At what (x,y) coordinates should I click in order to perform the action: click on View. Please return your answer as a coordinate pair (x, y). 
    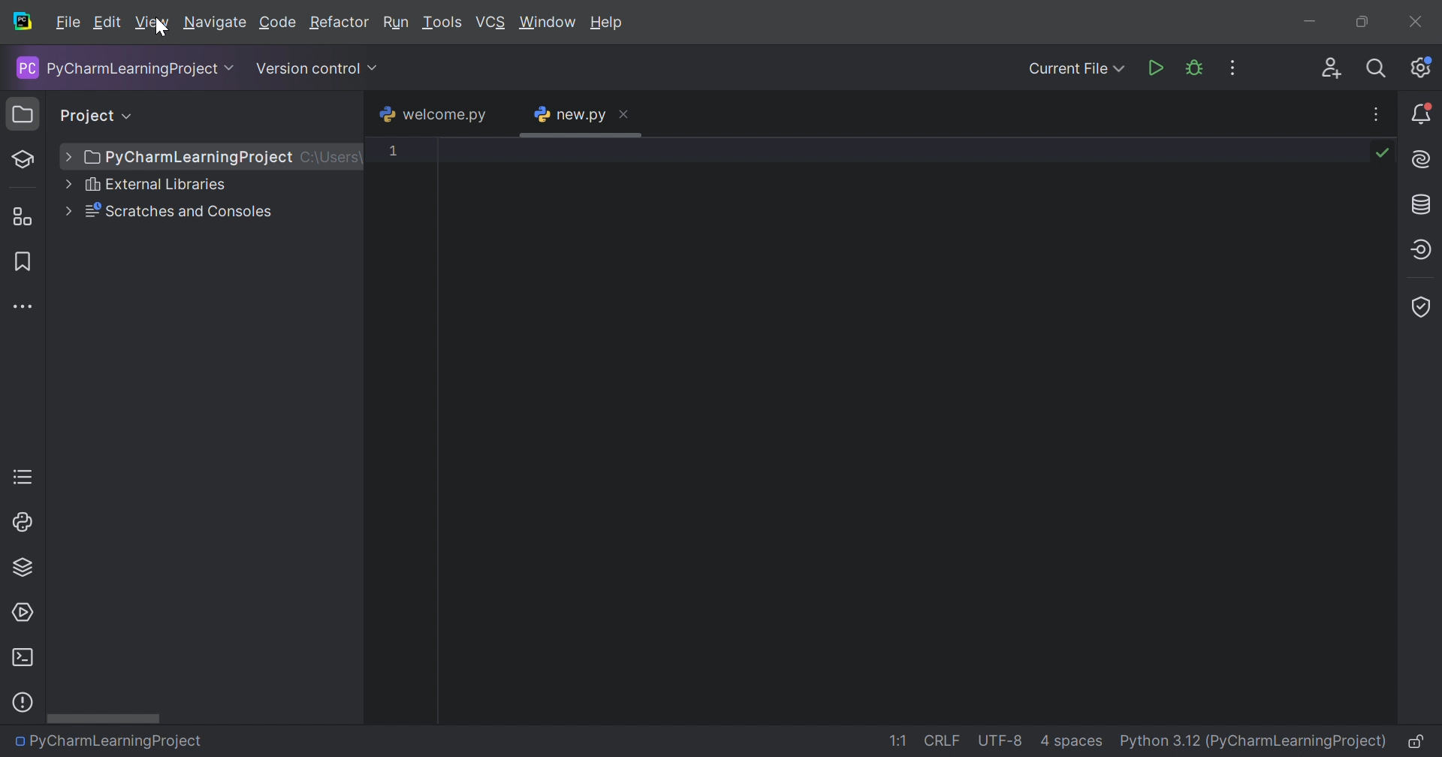
    Looking at the image, I should click on (152, 25).